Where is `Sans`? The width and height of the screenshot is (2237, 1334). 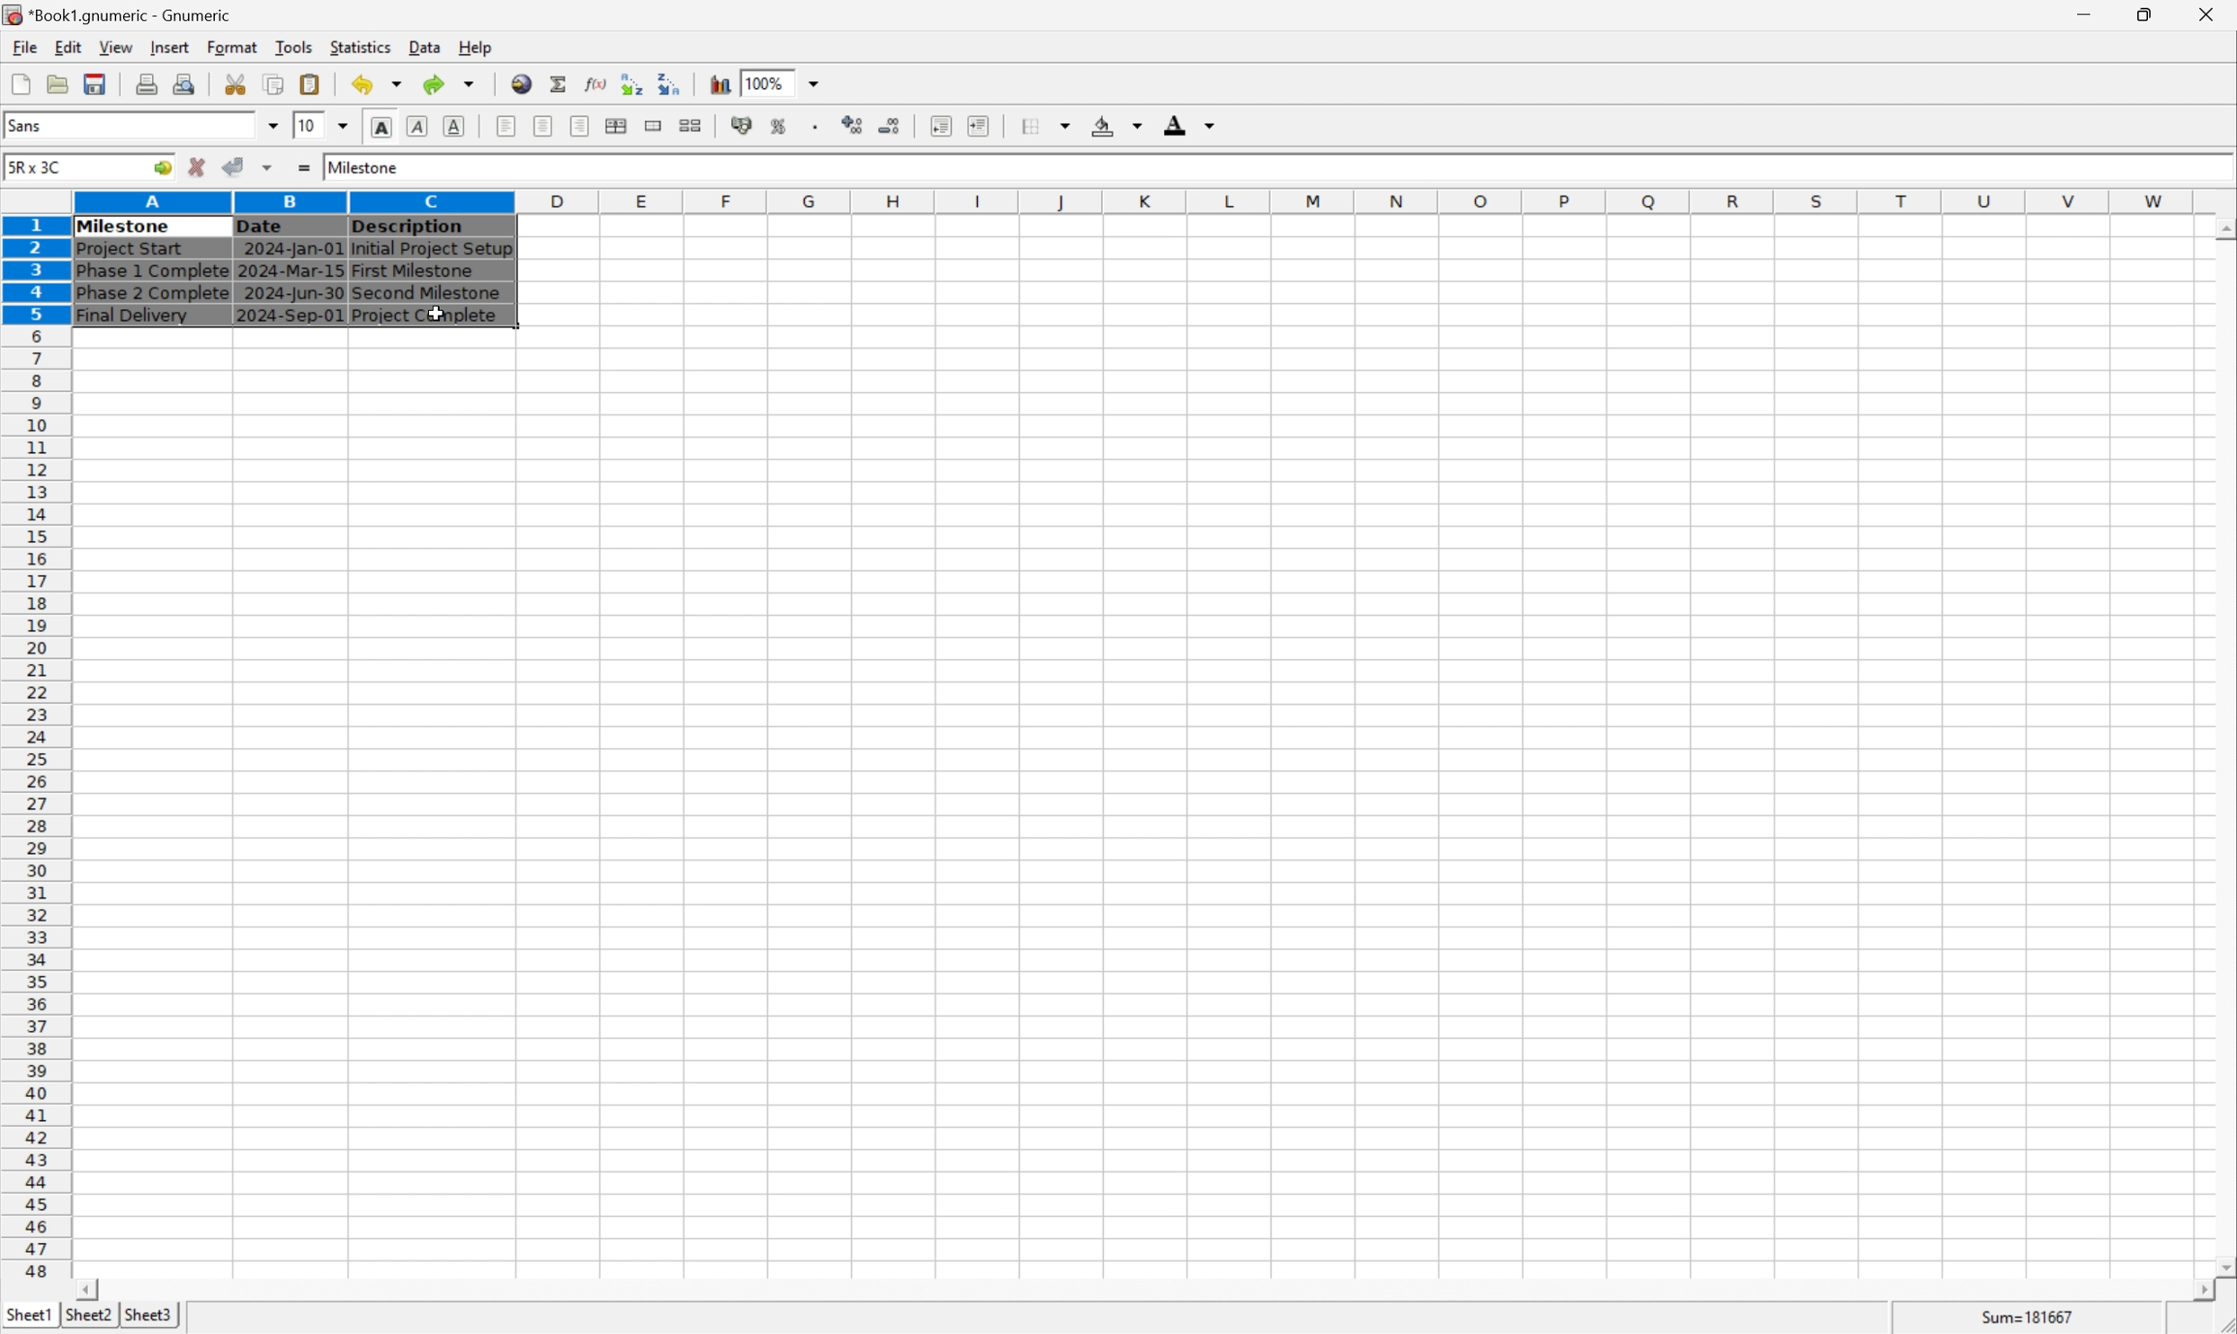
Sans is located at coordinates (30, 124).